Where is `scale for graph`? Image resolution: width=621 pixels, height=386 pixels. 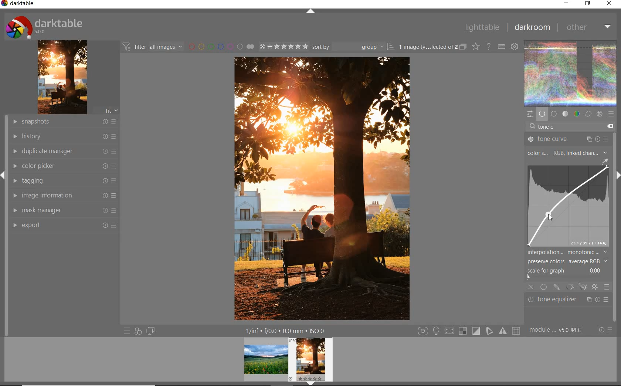
scale for graph is located at coordinates (566, 271).